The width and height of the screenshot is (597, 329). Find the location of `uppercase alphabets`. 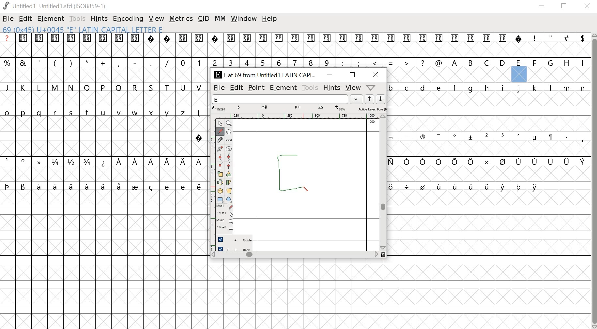

uppercase alphabets is located at coordinates (103, 87).